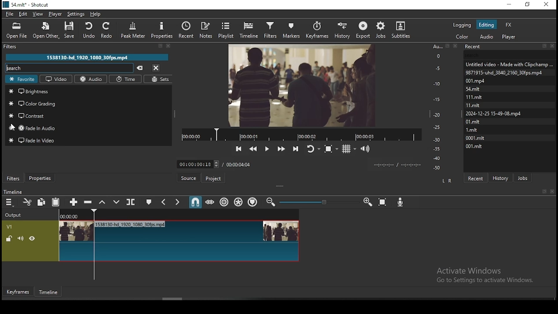  I want to click on play/pause, so click(266, 150).